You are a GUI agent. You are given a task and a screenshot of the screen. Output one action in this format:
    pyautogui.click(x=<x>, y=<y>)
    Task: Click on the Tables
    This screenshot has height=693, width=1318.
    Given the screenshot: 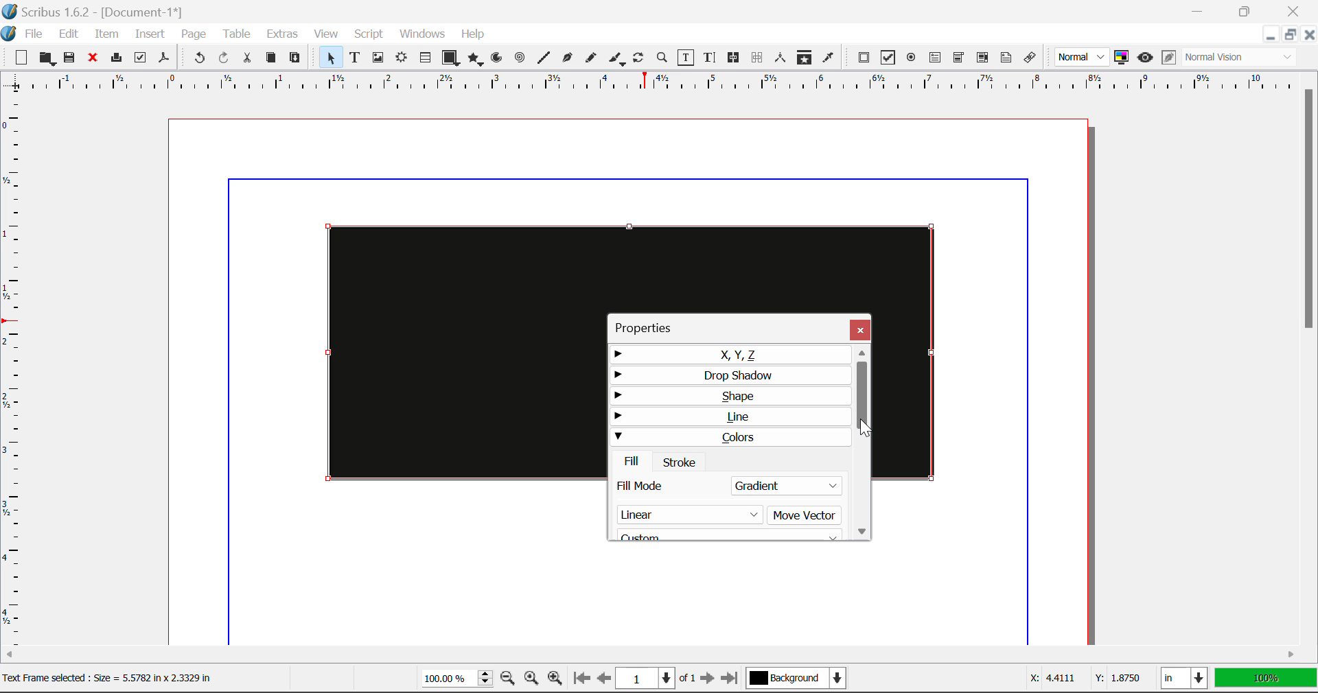 What is the action you would take?
    pyautogui.click(x=425, y=59)
    